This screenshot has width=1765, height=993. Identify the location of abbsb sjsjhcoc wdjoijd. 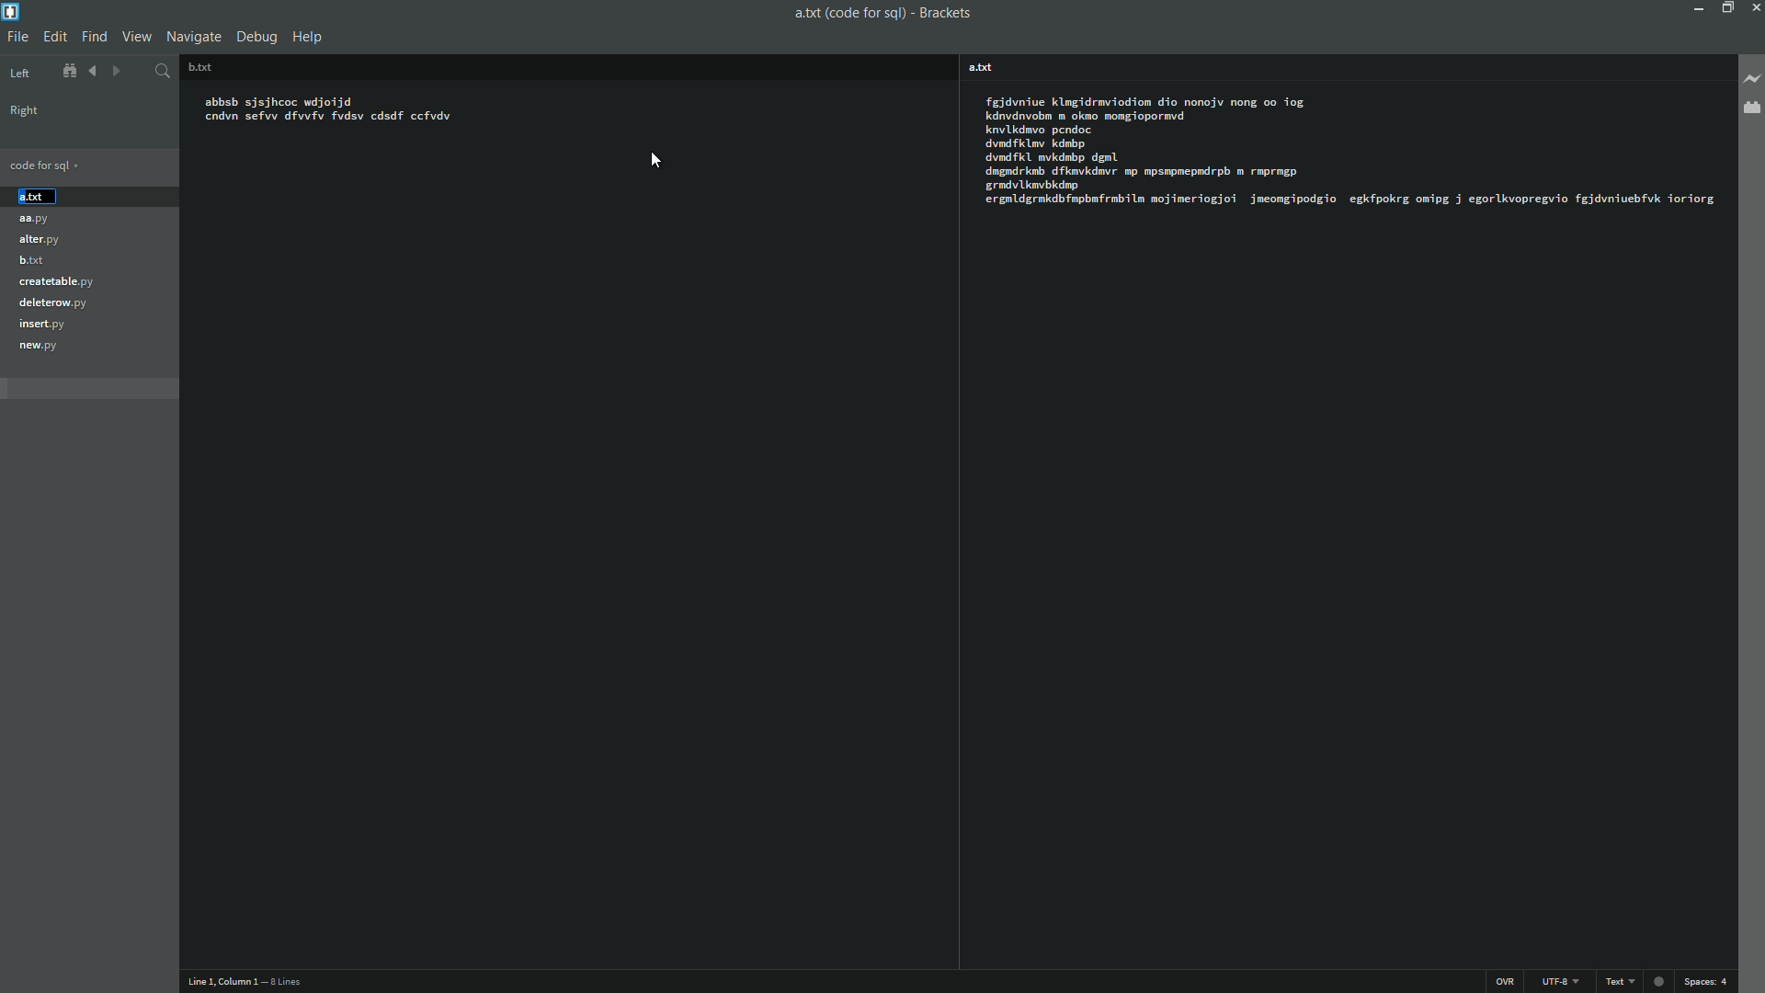
(286, 99).